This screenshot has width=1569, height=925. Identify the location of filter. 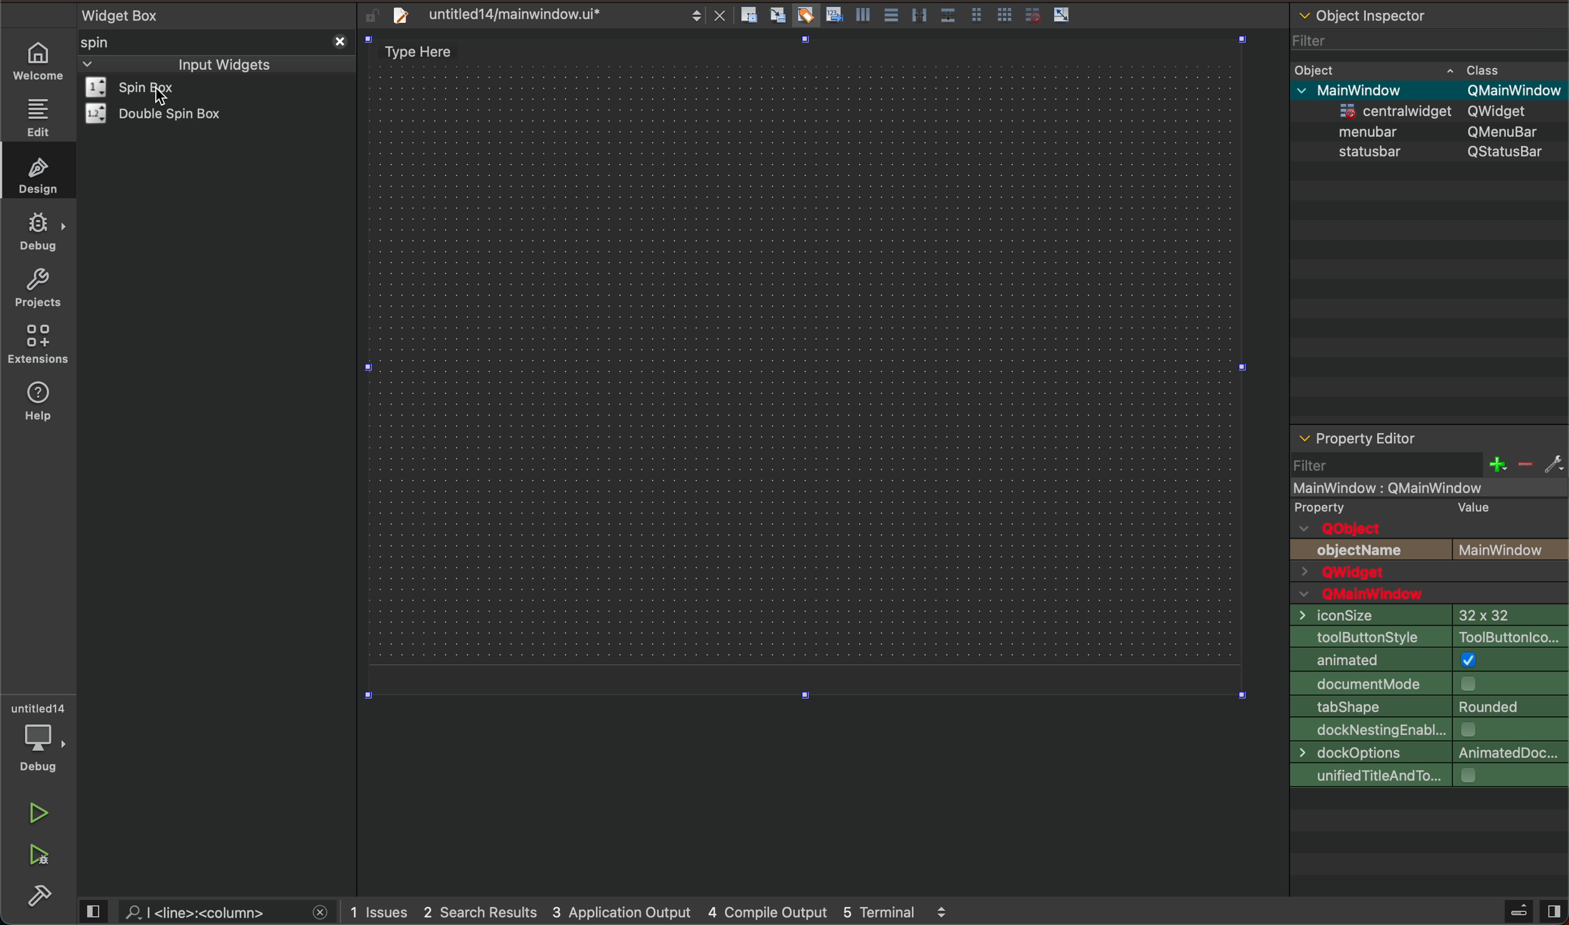
(1312, 37).